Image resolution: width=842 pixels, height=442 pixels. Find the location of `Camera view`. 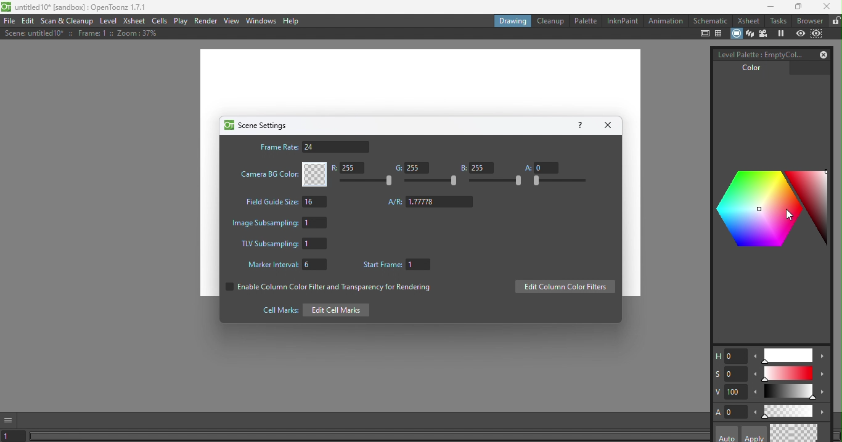

Camera view is located at coordinates (765, 33).